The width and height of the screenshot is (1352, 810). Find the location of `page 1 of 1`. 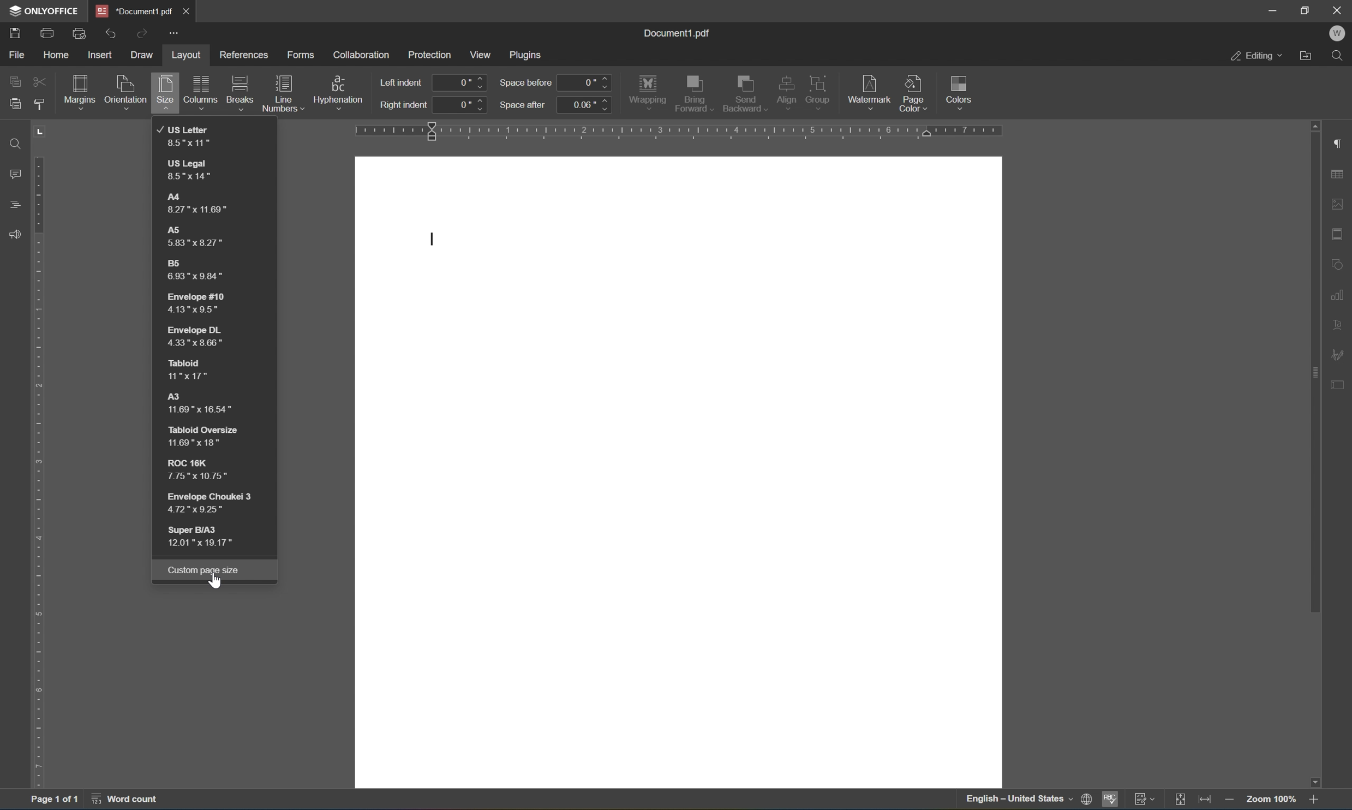

page 1 of 1 is located at coordinates (56, 801).